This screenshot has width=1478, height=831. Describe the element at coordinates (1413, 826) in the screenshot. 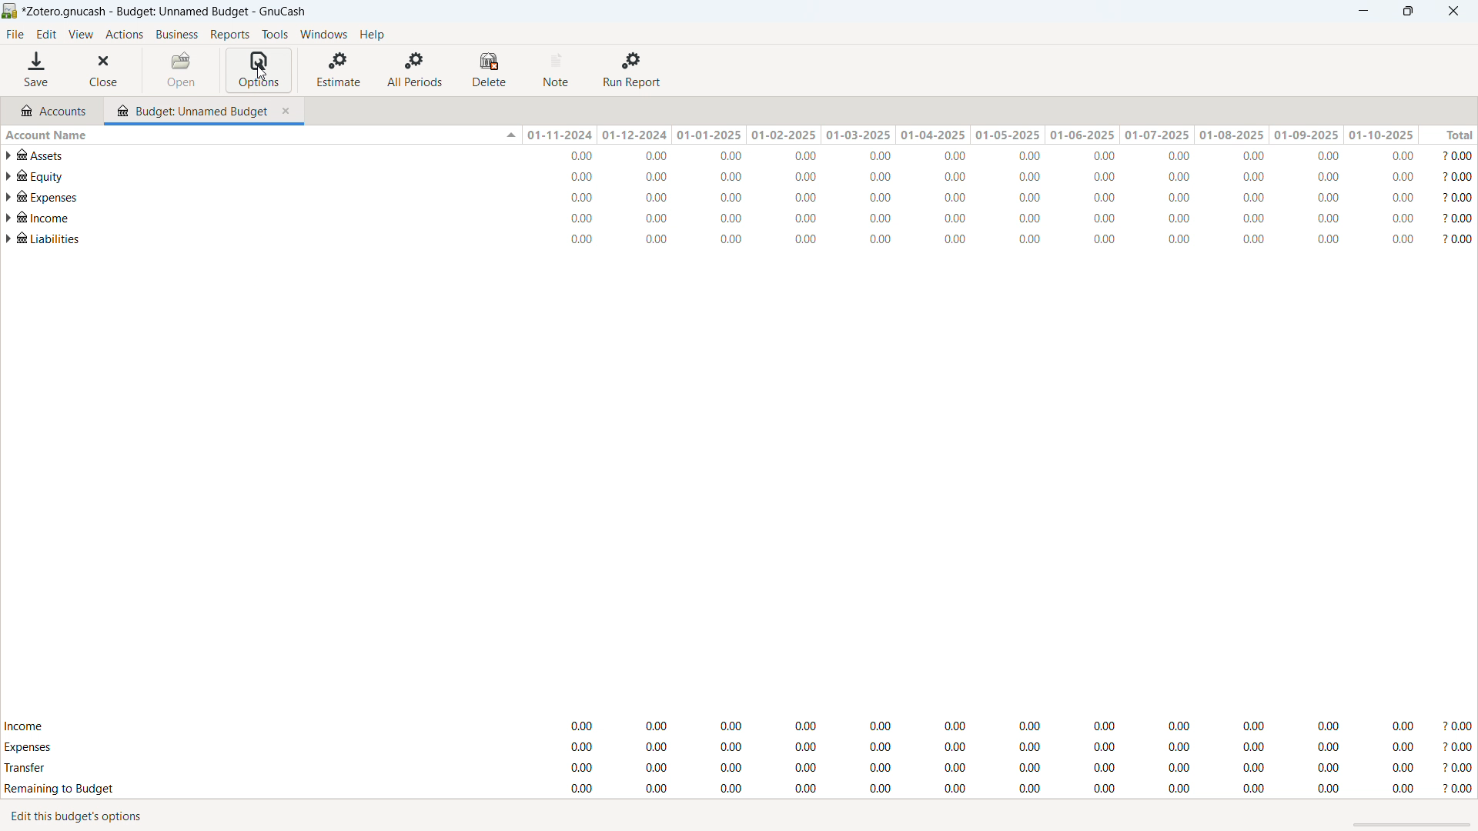

I see `scrollbar` at that location.